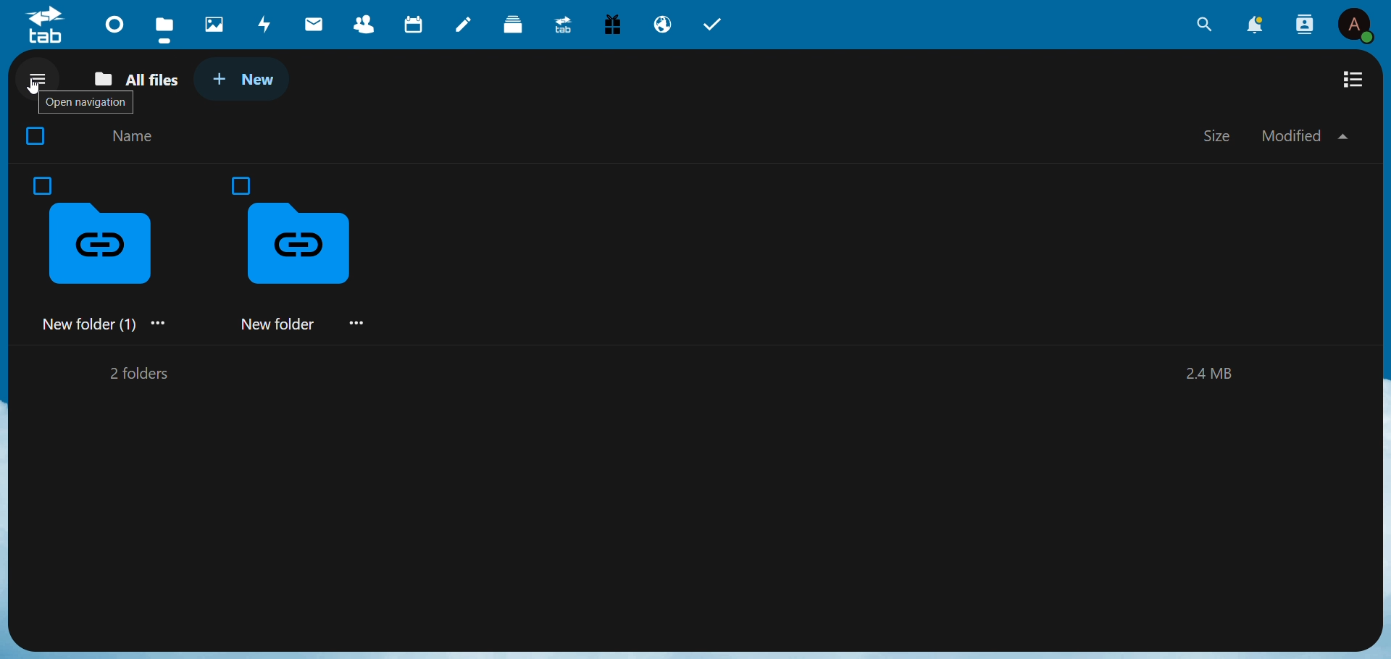 The height and width of the screenshot is (659, 1391). I want to click on free trial, so click(614, 23).